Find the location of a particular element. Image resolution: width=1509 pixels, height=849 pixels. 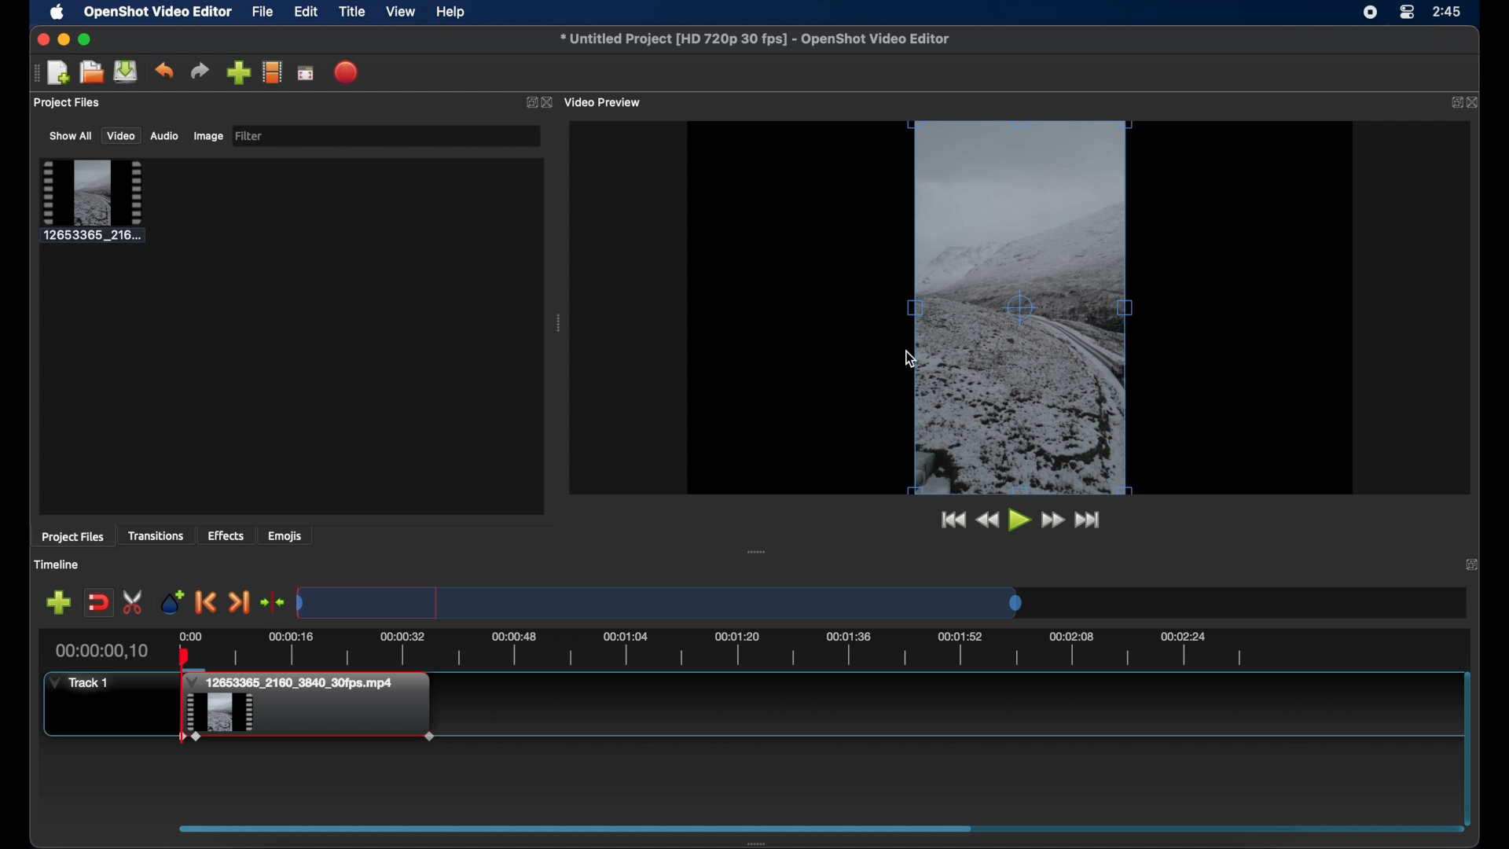

show all is located at coordinates (70, 136).